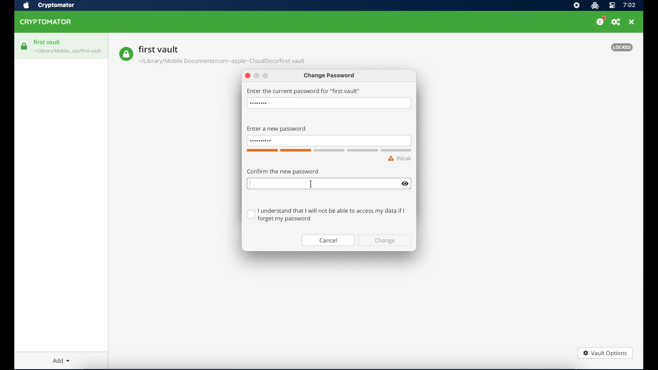 This screenshot has height=370, width=658. Describe the element at coordinates (258, 103) in the screenshot. I see `hidden password` at that location.